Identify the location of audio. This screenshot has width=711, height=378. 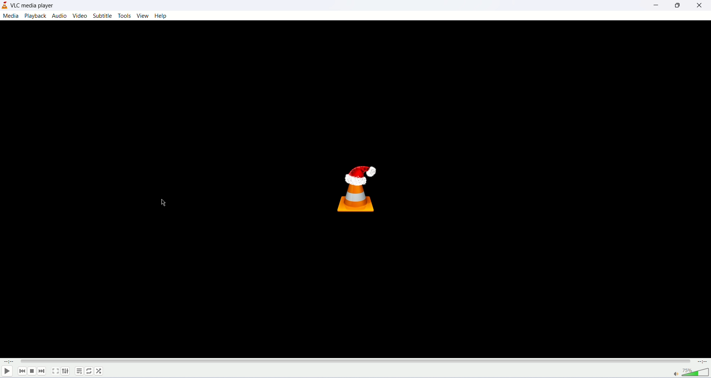
(60, 15).